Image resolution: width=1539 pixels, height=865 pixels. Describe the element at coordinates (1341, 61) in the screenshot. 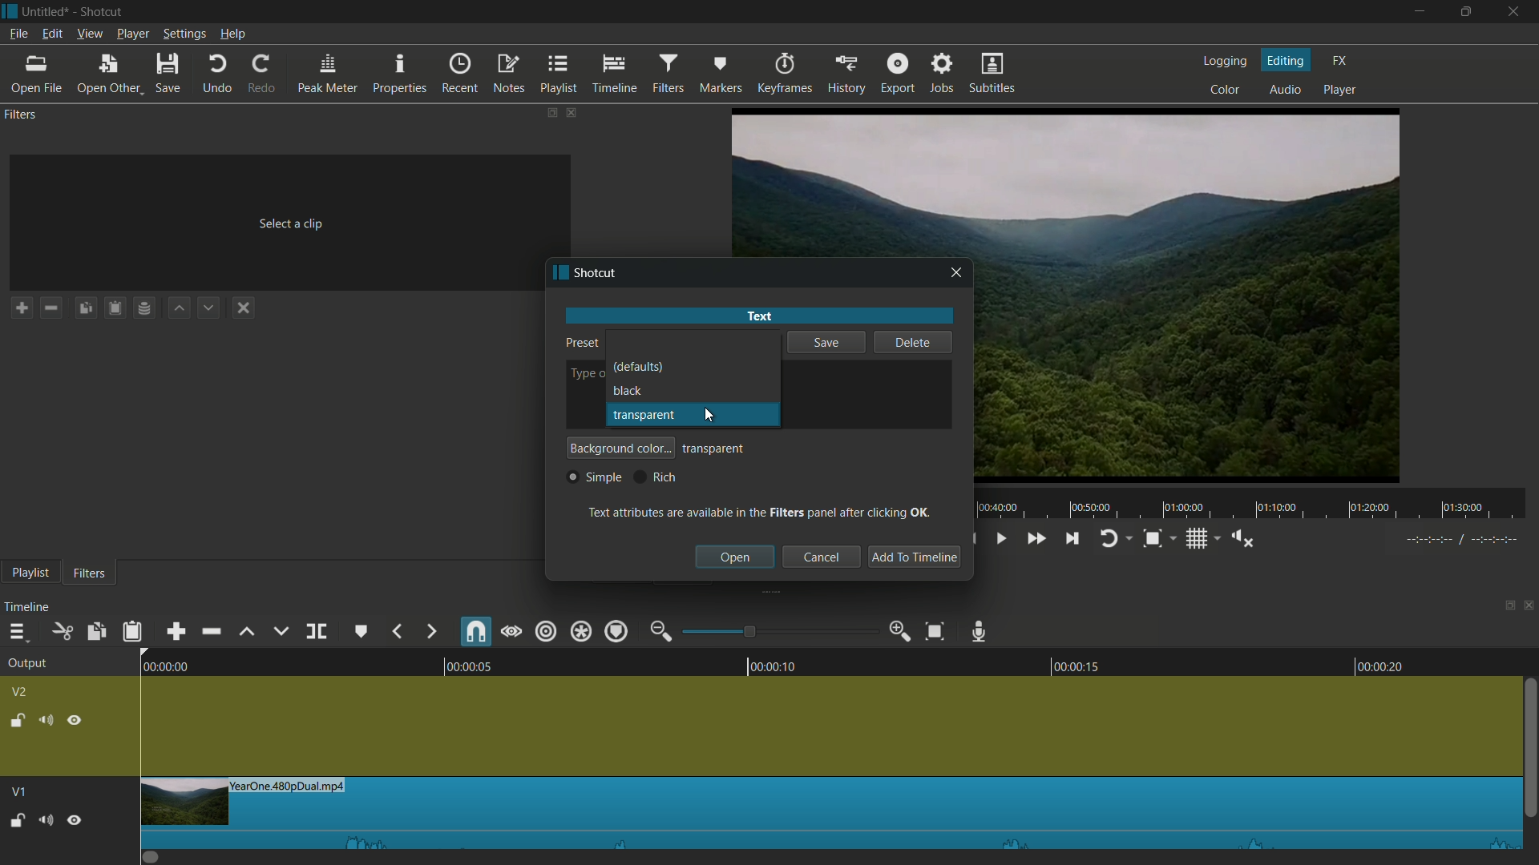

I see `fx` at that location.